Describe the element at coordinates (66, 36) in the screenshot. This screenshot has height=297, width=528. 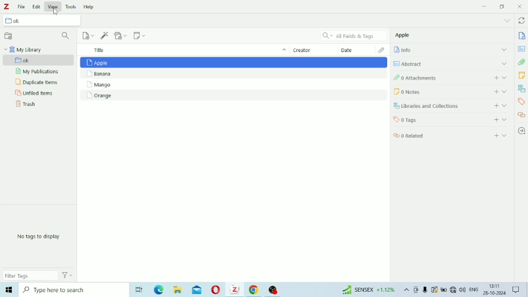
I see `Filter connections` at that location.